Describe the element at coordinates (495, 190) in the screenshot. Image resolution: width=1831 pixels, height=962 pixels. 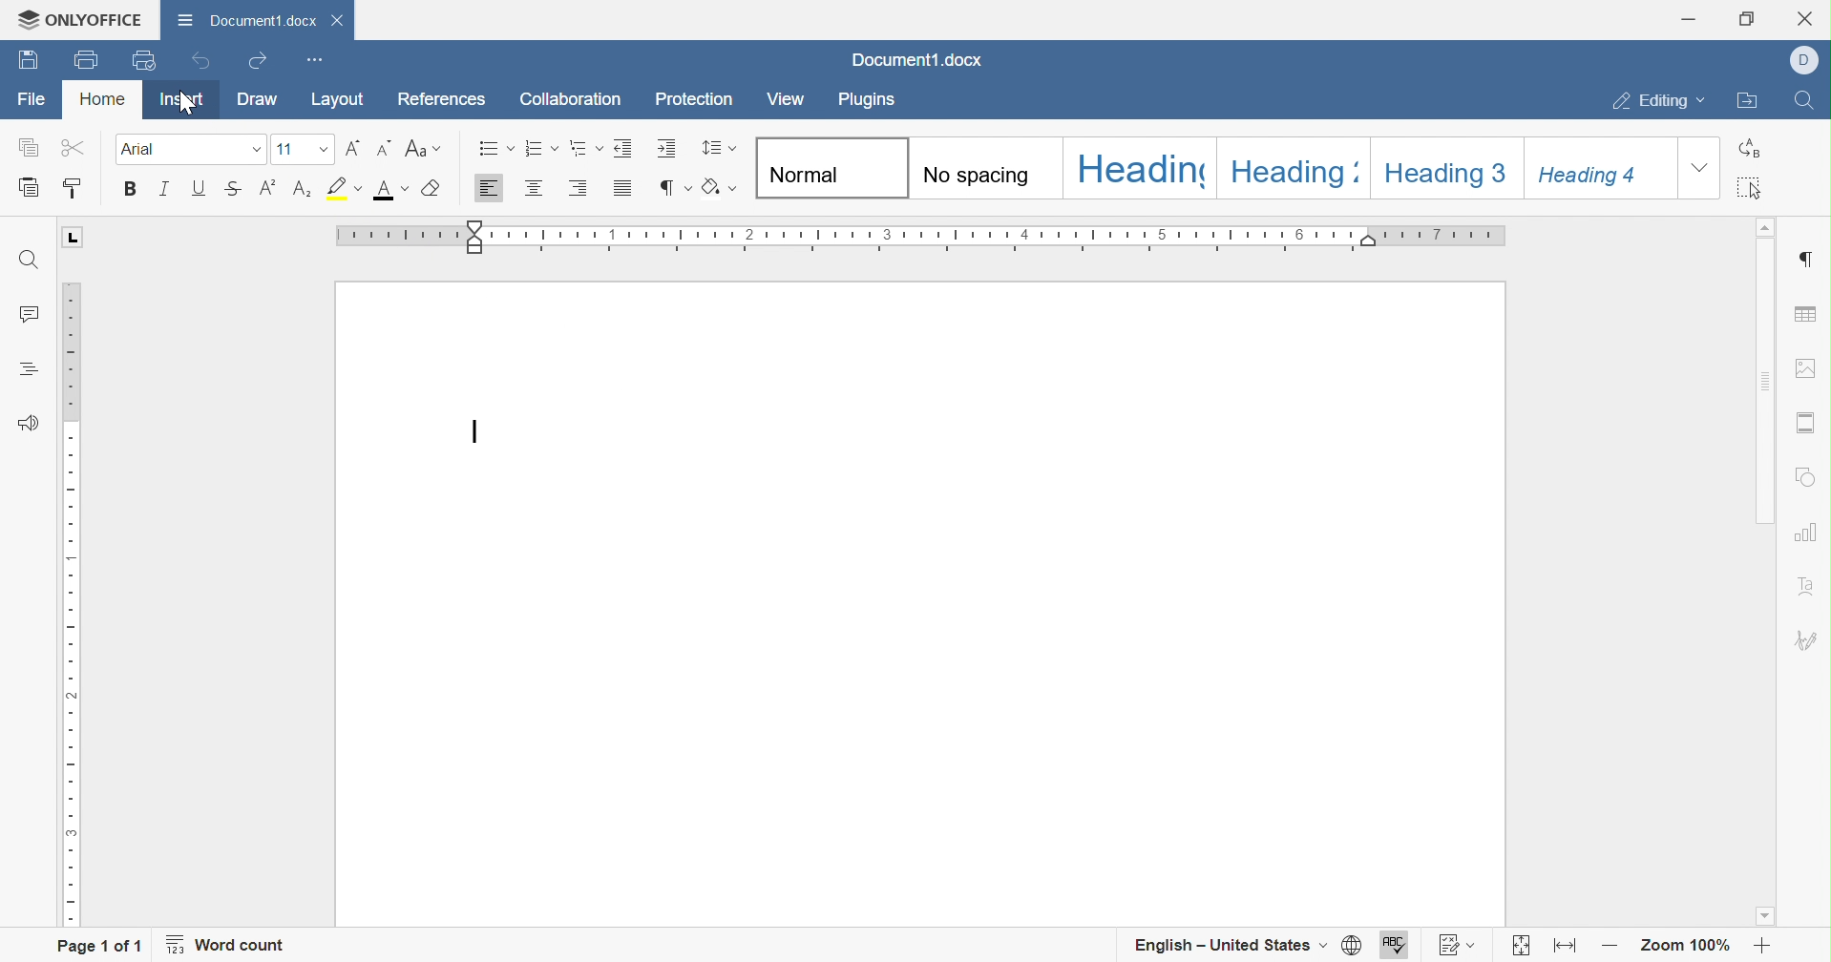
I see `Align left` at that location.